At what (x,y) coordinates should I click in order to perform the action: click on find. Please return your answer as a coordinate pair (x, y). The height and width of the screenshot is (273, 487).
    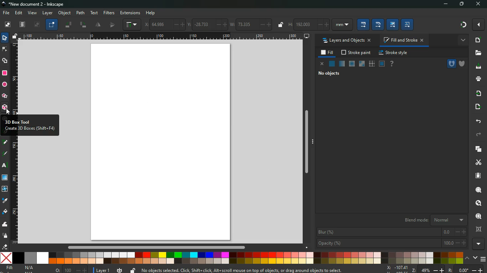
    Looking at the image, I should click on (478, 216).